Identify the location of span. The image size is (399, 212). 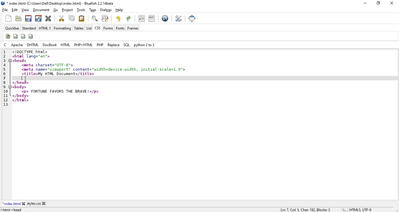
(15, 36).